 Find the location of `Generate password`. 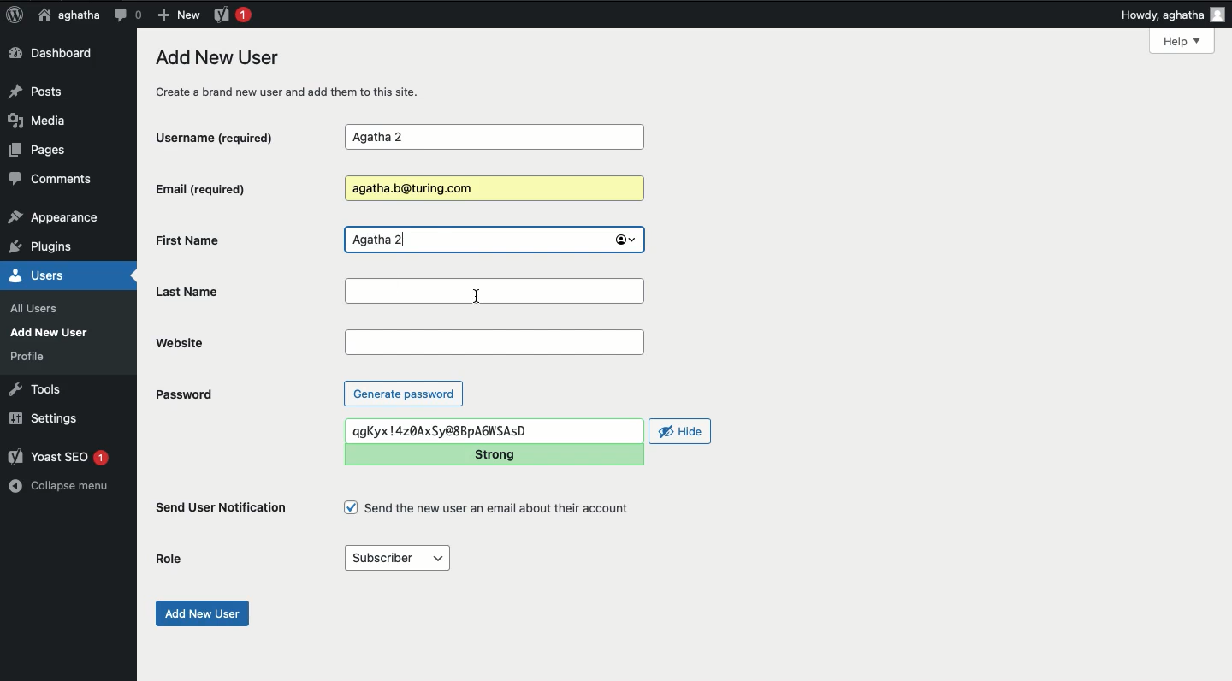

Generate password is located at coordinates (404, 393).